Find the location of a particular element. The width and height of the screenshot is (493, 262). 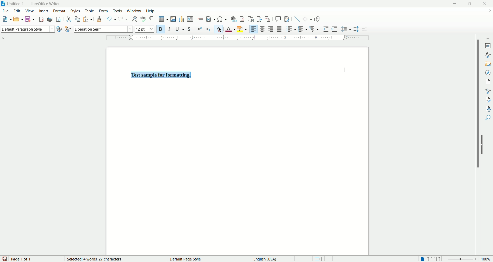

file is located at coordinates (5, 11).